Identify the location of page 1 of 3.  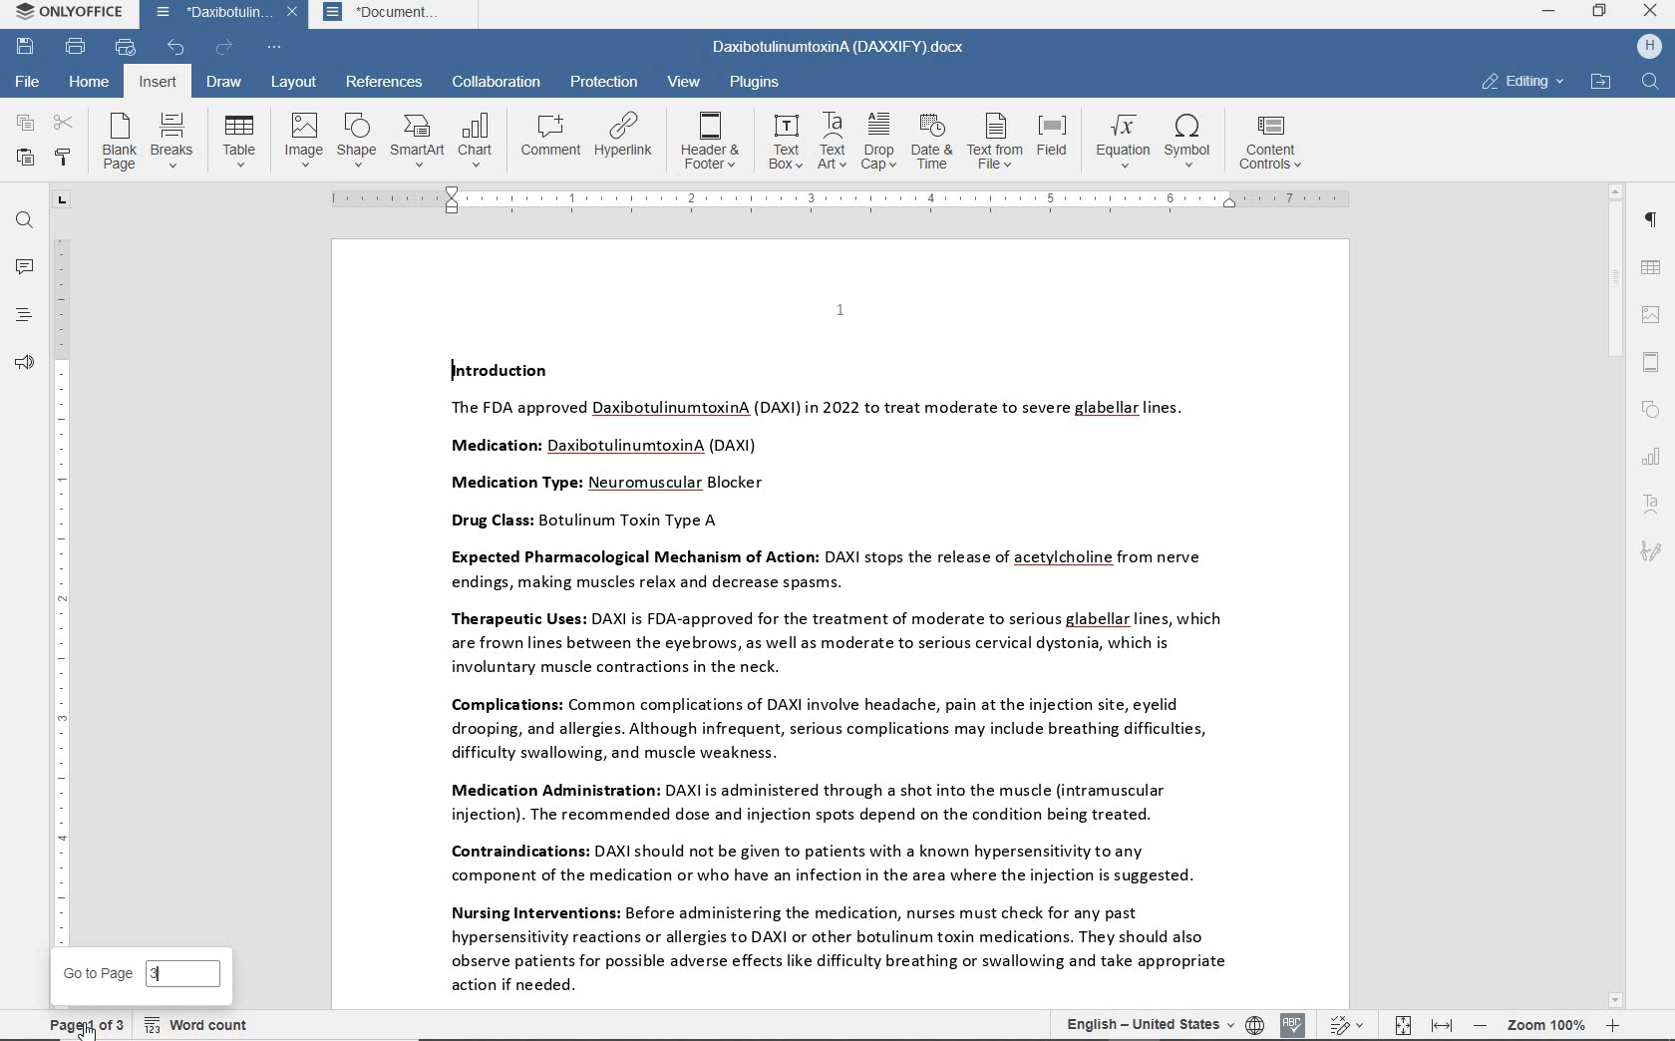
(82, 1025).